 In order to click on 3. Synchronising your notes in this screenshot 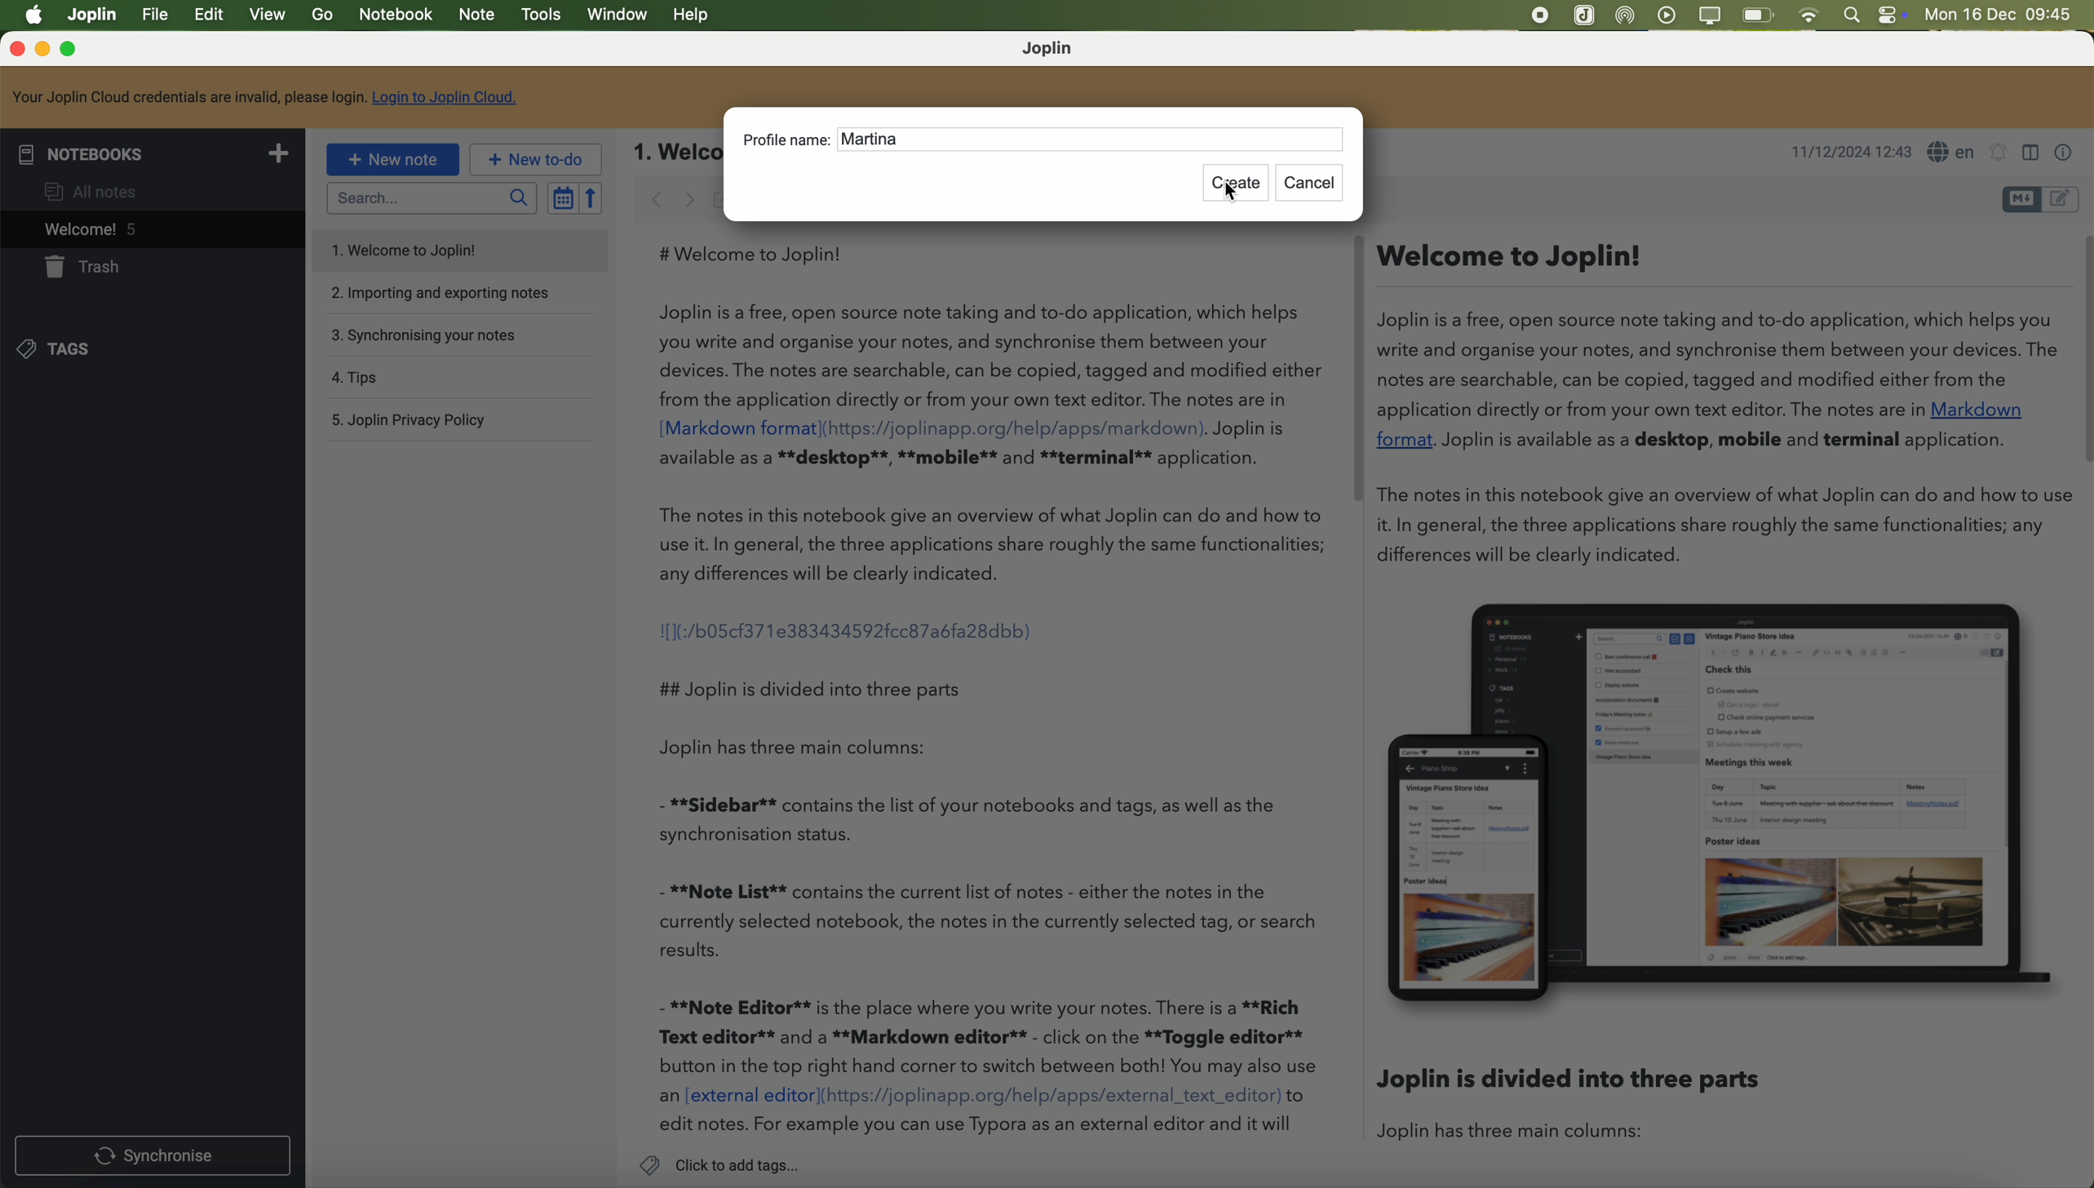, I will do `click(427, 335)`.